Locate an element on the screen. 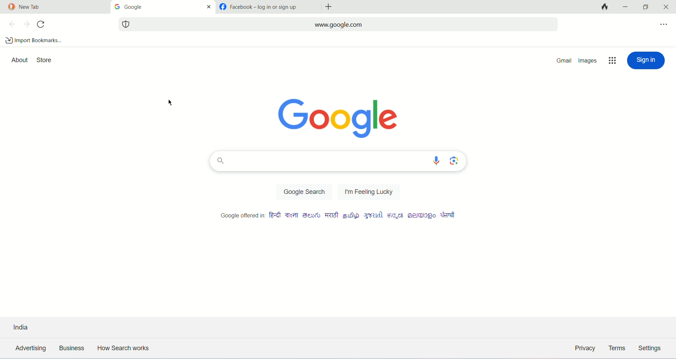  tab2 is located at coordinates (268, 7).